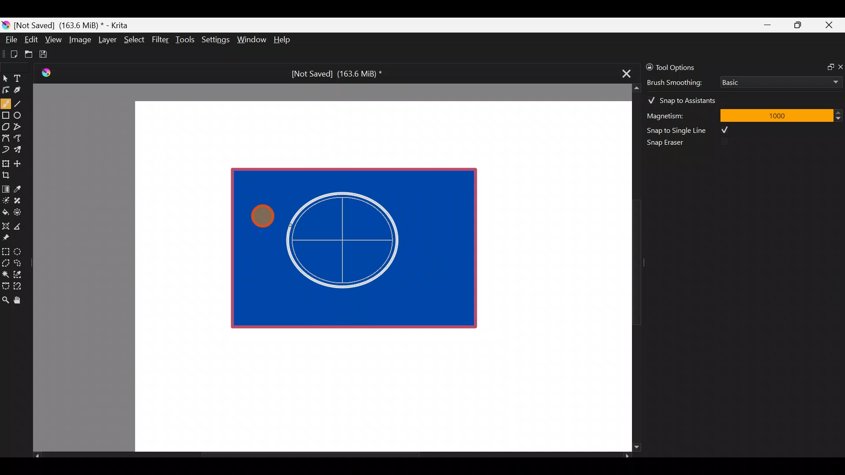 This screenshot has width=845, height=475. What do you see at coordinates (840, 118) in the screenshot?
I see `Decrease` at bounding box center [840, 118].